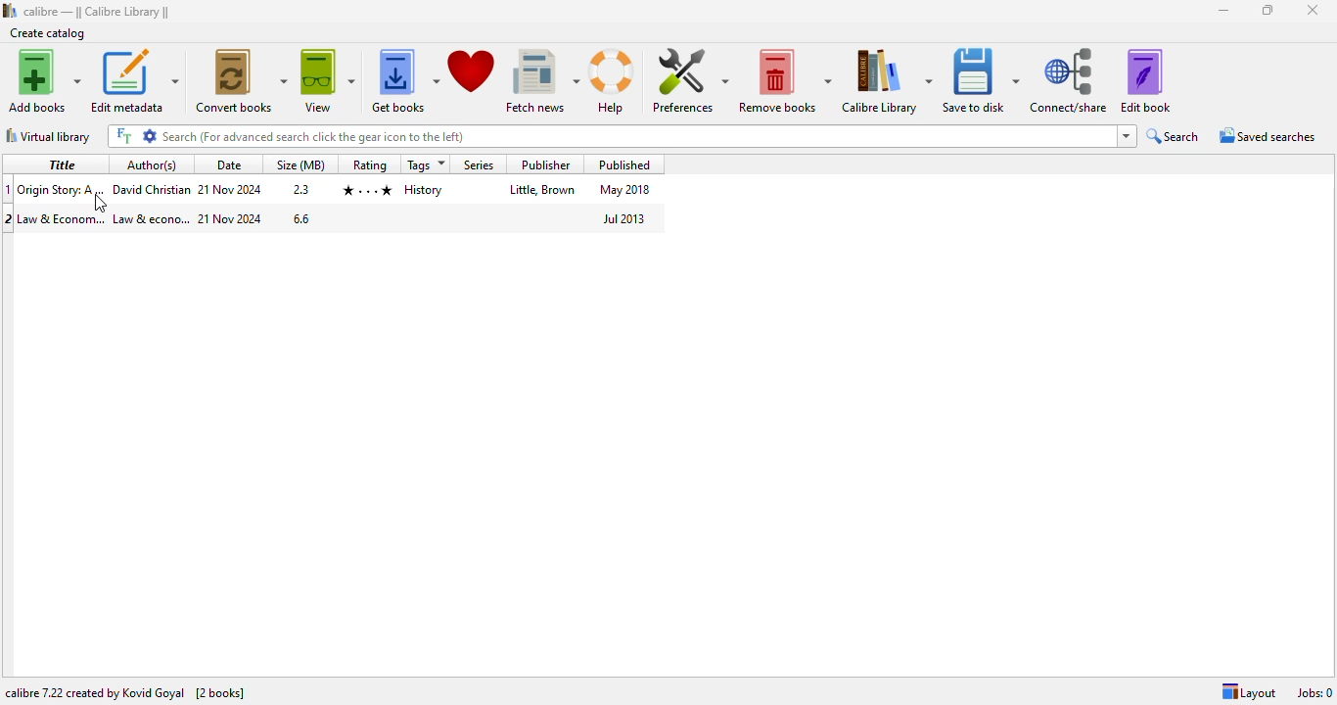  I want to click on author, so click(152, 219).